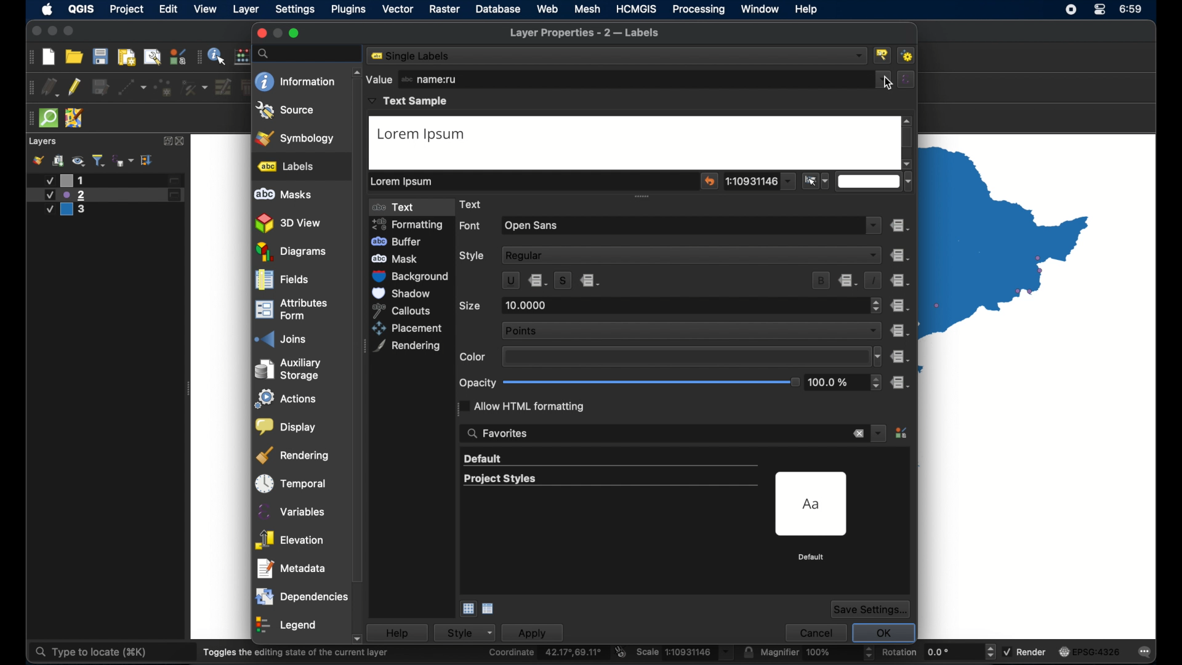 This screenshot has width=1182, height=665. Describe the element at coordinates (644, 197) in the screenshot. I see `drag handle` at that location.